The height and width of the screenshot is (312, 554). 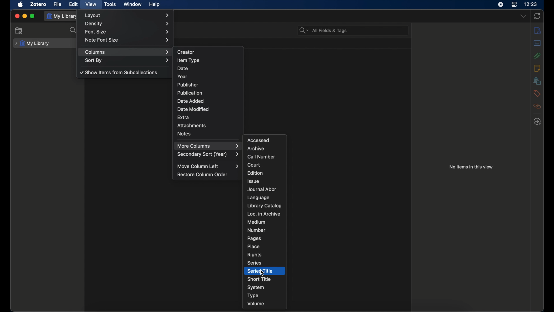 I want to click on sort by, so click(x=127, y=61).